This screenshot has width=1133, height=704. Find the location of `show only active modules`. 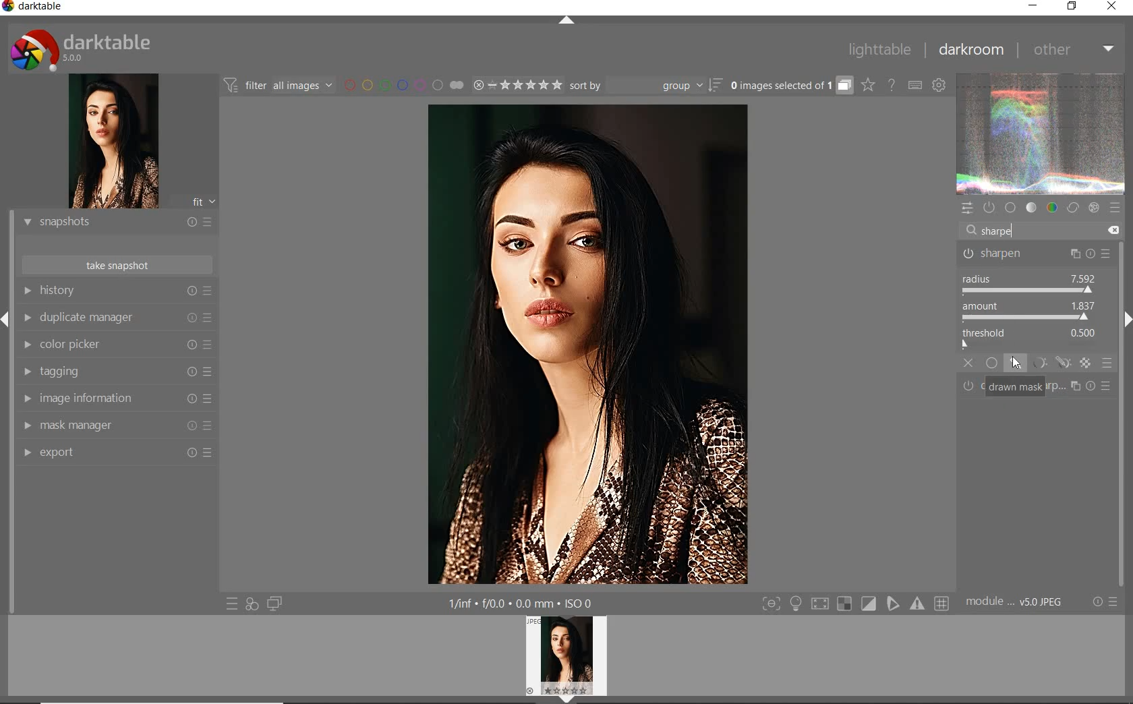

show only active modules is located at coordinates (989, 208).